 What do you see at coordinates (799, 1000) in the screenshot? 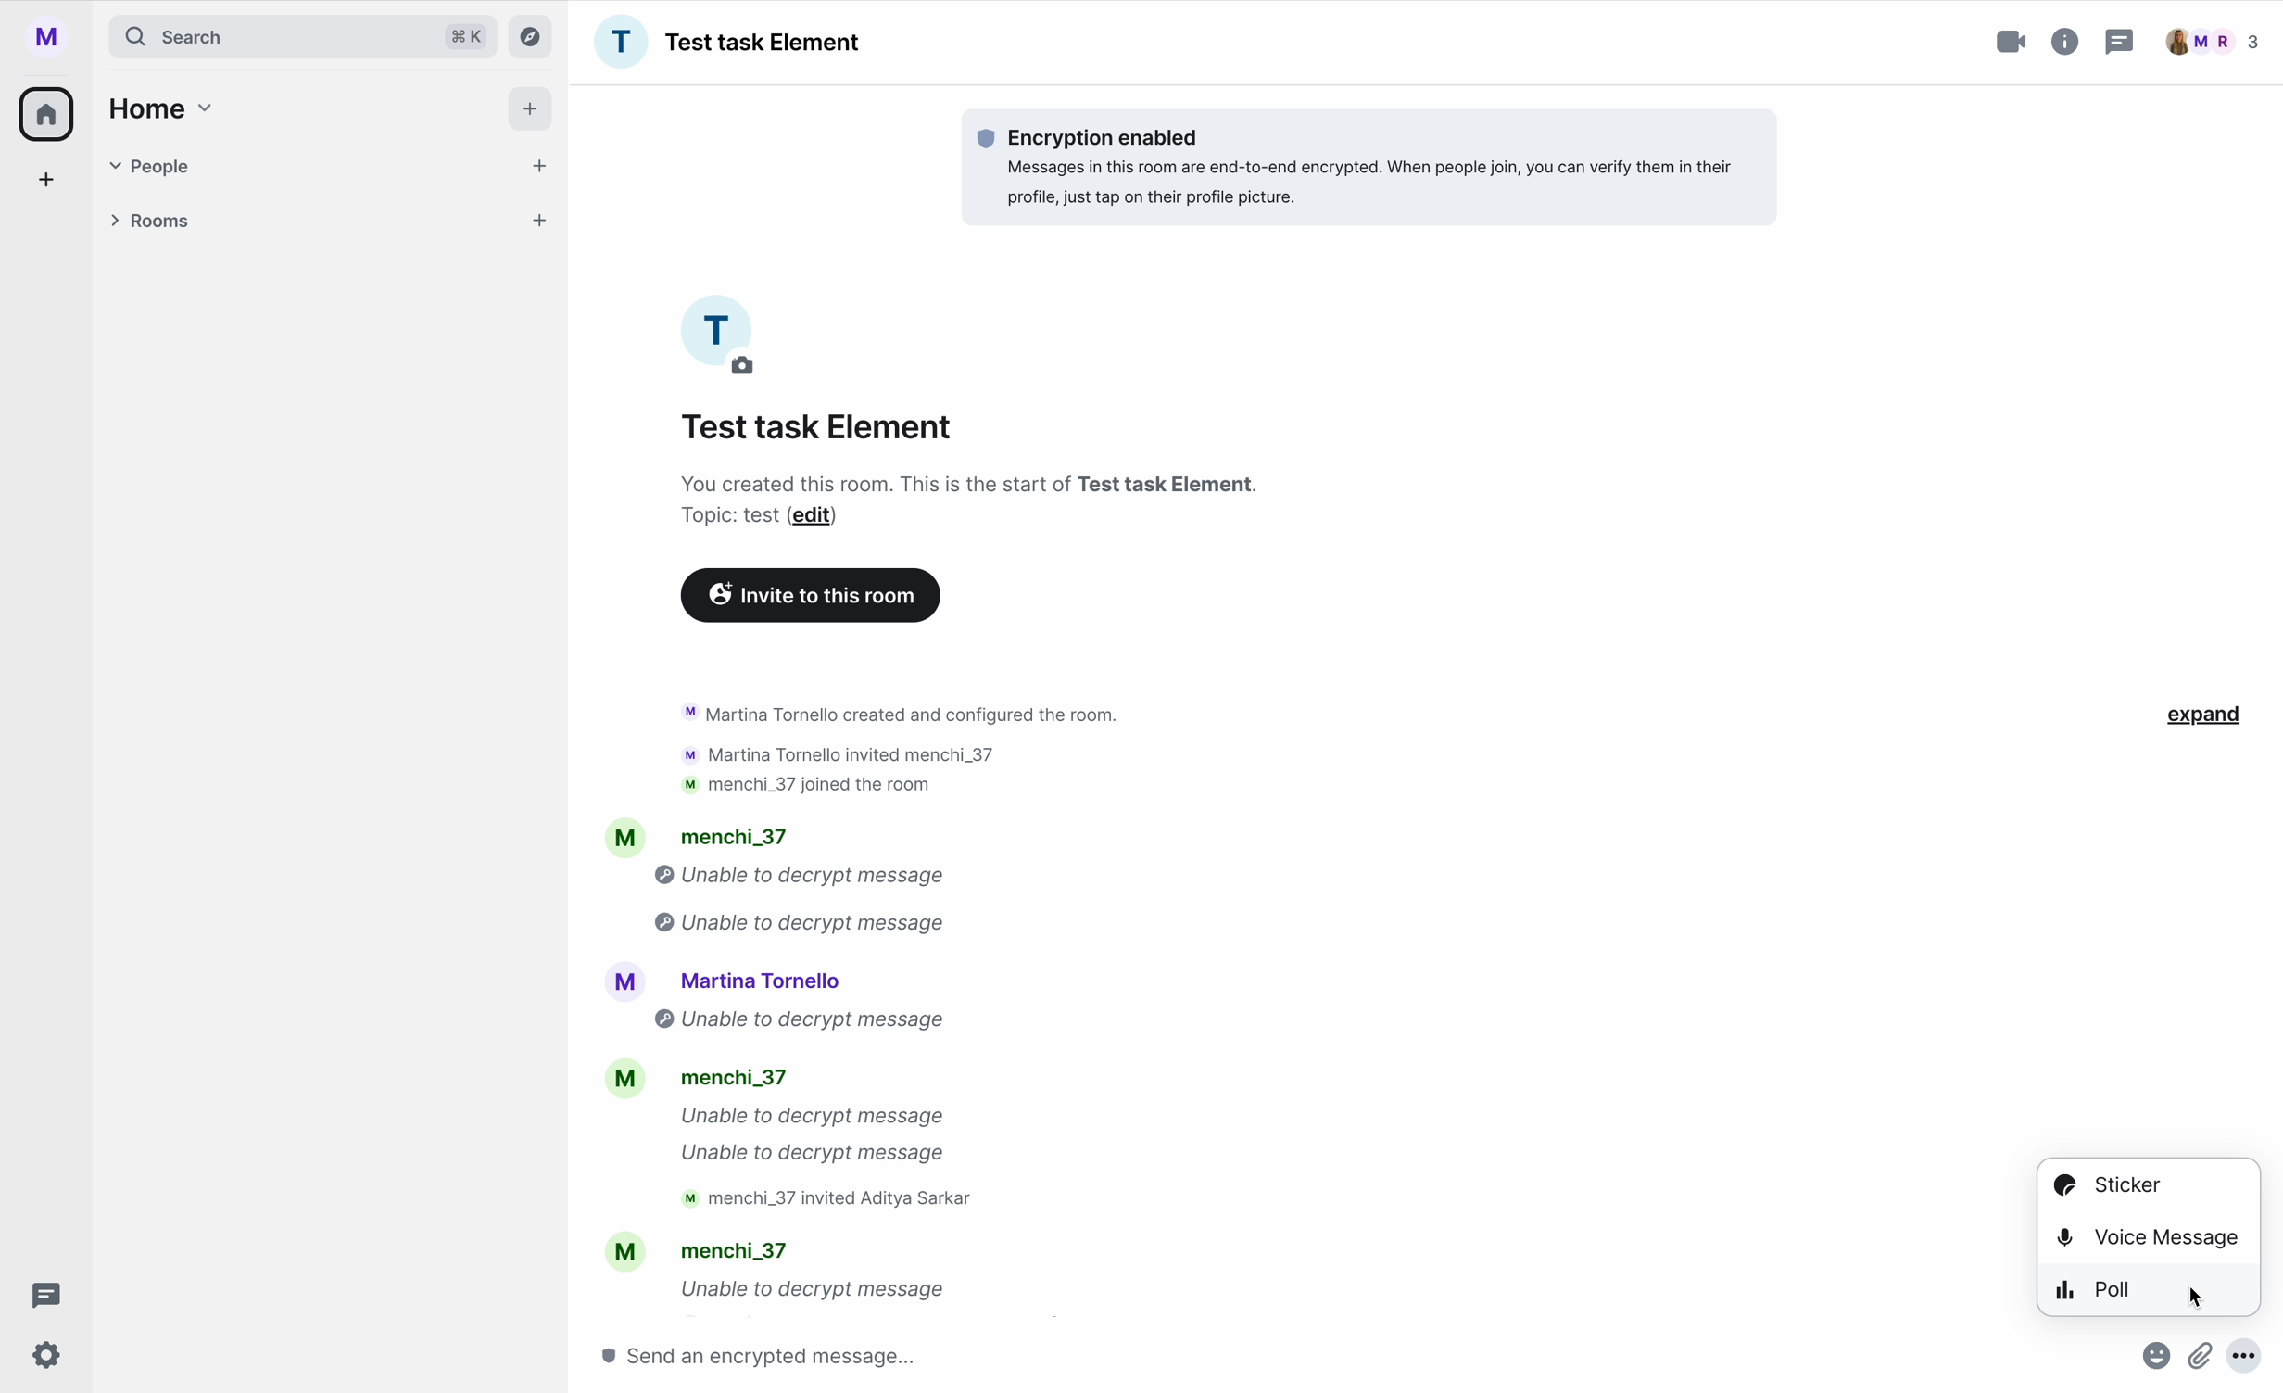
I see `M Martina Tornello Unable to decrypt message` at bounding box center [799, 1000].